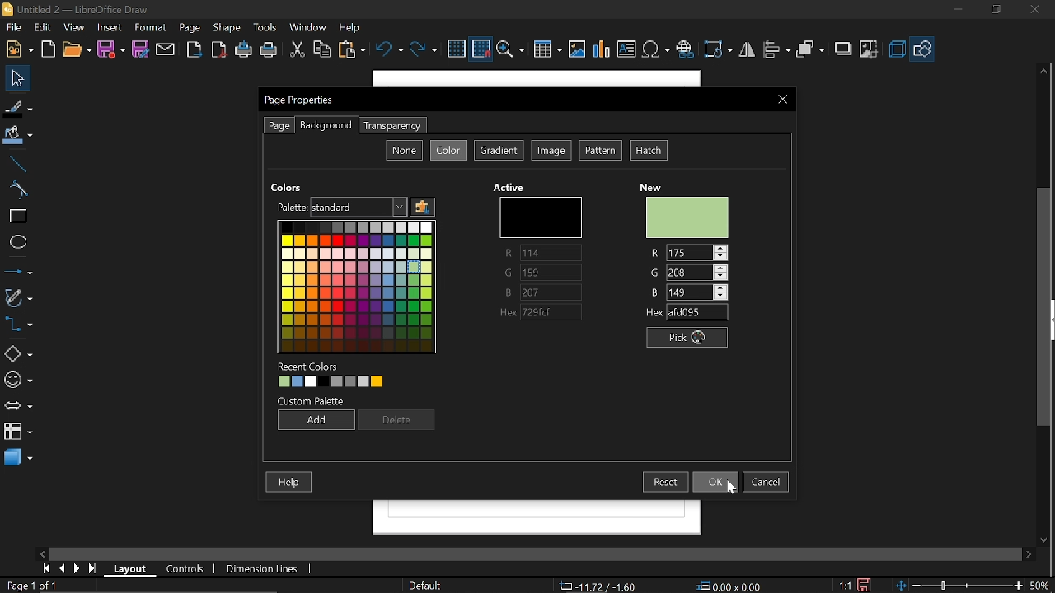 The image size is (1055, 593). I want to click on Line, so click(16, 165).